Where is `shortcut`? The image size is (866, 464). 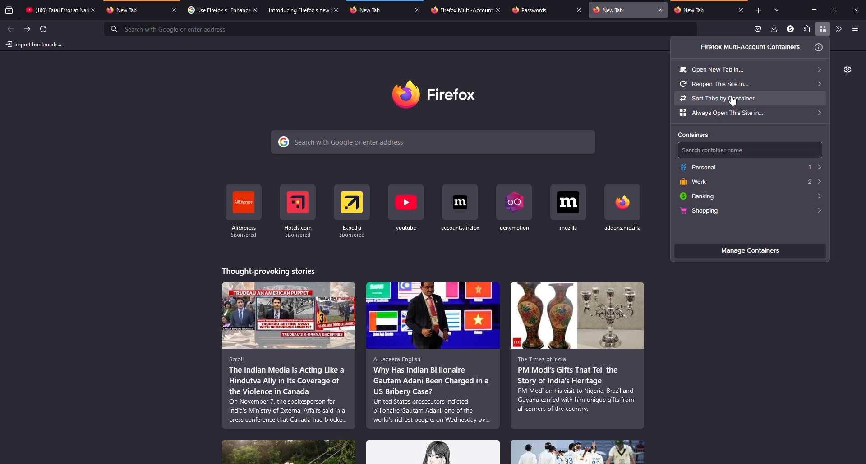
shortcut is located at coordinates (353, 209).